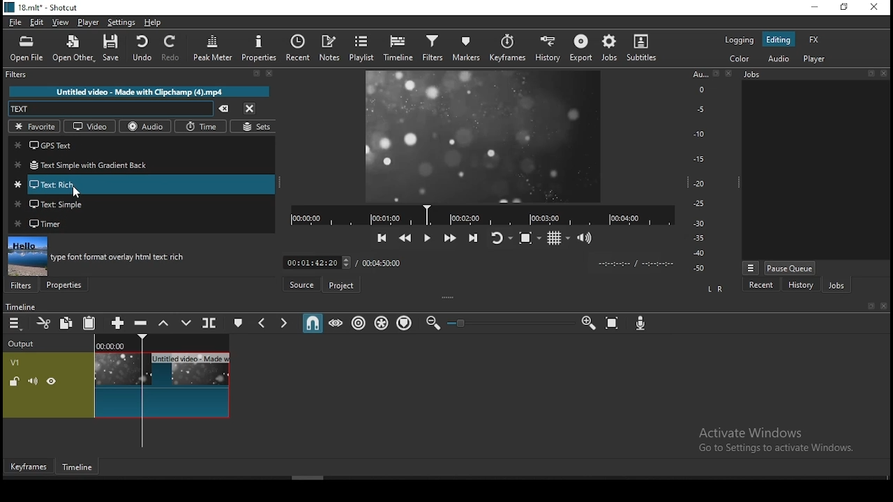 The image size is (893, 502). I want to click on Cursor, so click(77, 191).